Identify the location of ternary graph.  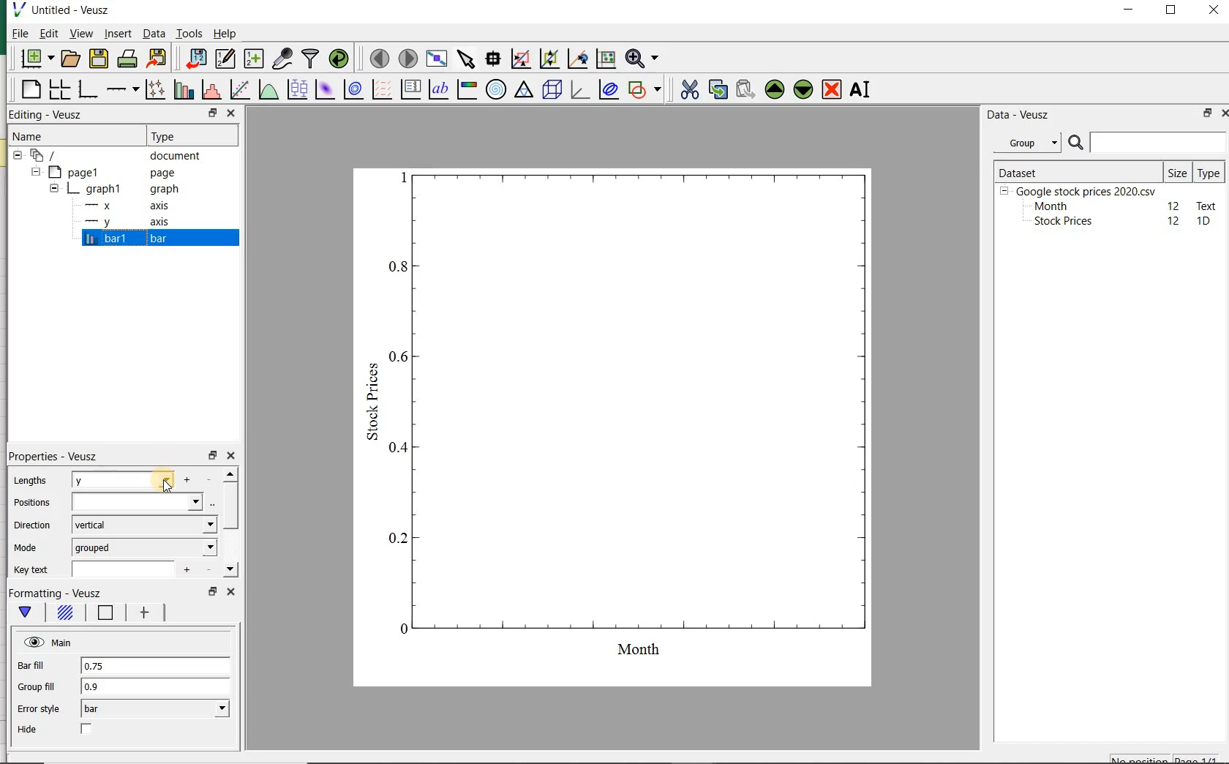
(523, 91).